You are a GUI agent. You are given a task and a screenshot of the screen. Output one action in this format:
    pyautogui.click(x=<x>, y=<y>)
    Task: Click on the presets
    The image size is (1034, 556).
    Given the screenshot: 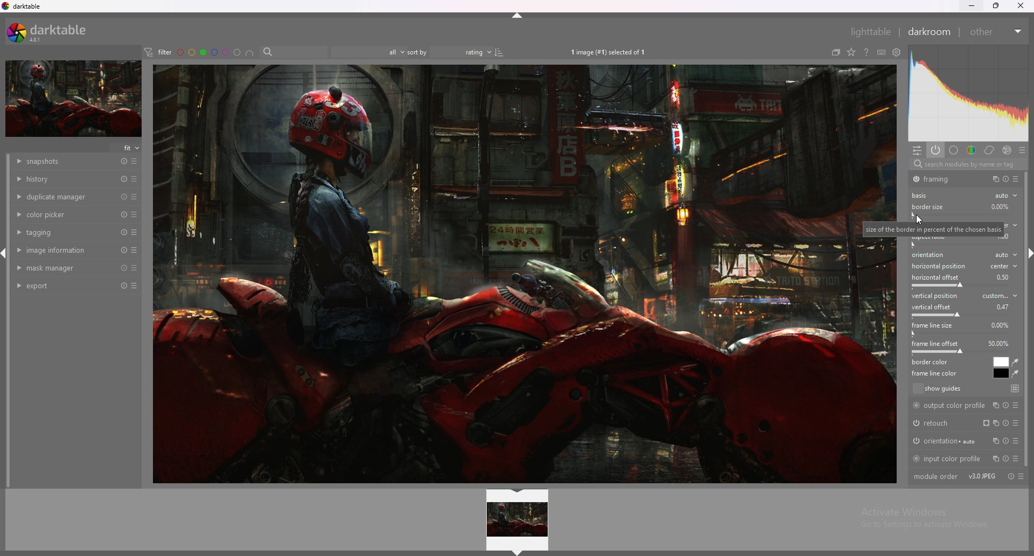 What is the action you would take?
    pyautogui.click(x=1021, y=149)
    